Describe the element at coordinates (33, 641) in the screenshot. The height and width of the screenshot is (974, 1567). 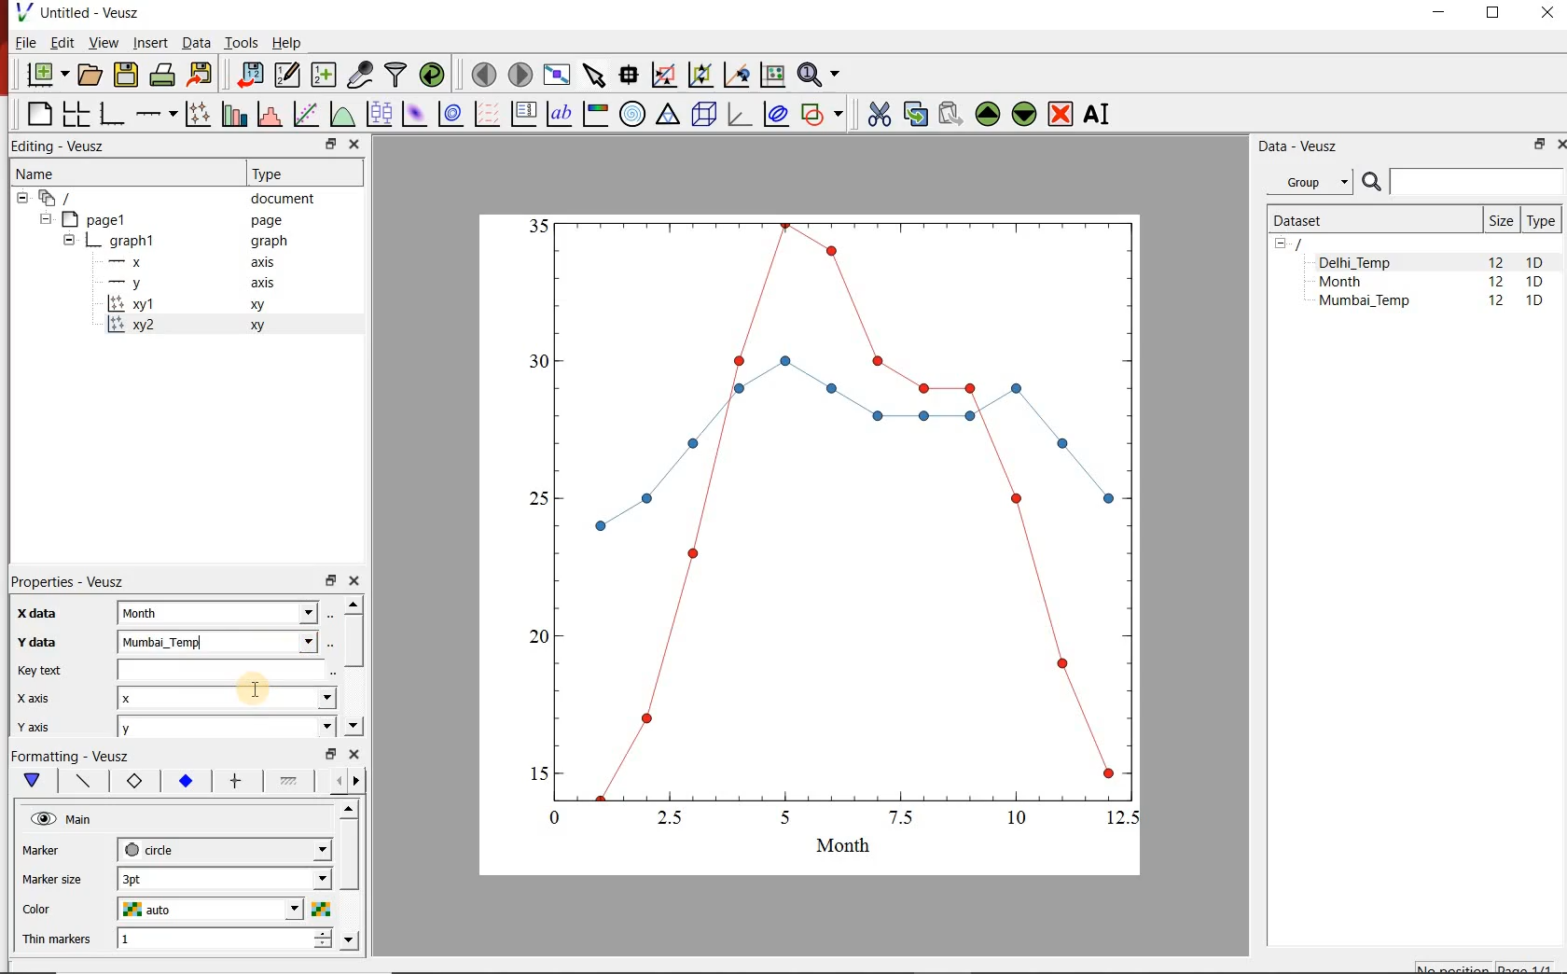
I see `Y data` at that location.